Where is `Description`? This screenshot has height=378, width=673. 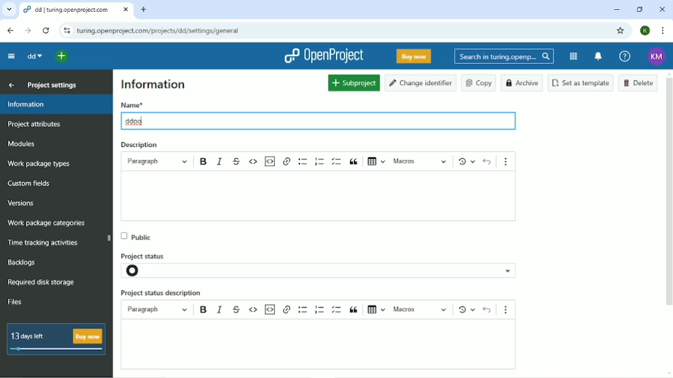
Description is located at coordinates (139, 145).